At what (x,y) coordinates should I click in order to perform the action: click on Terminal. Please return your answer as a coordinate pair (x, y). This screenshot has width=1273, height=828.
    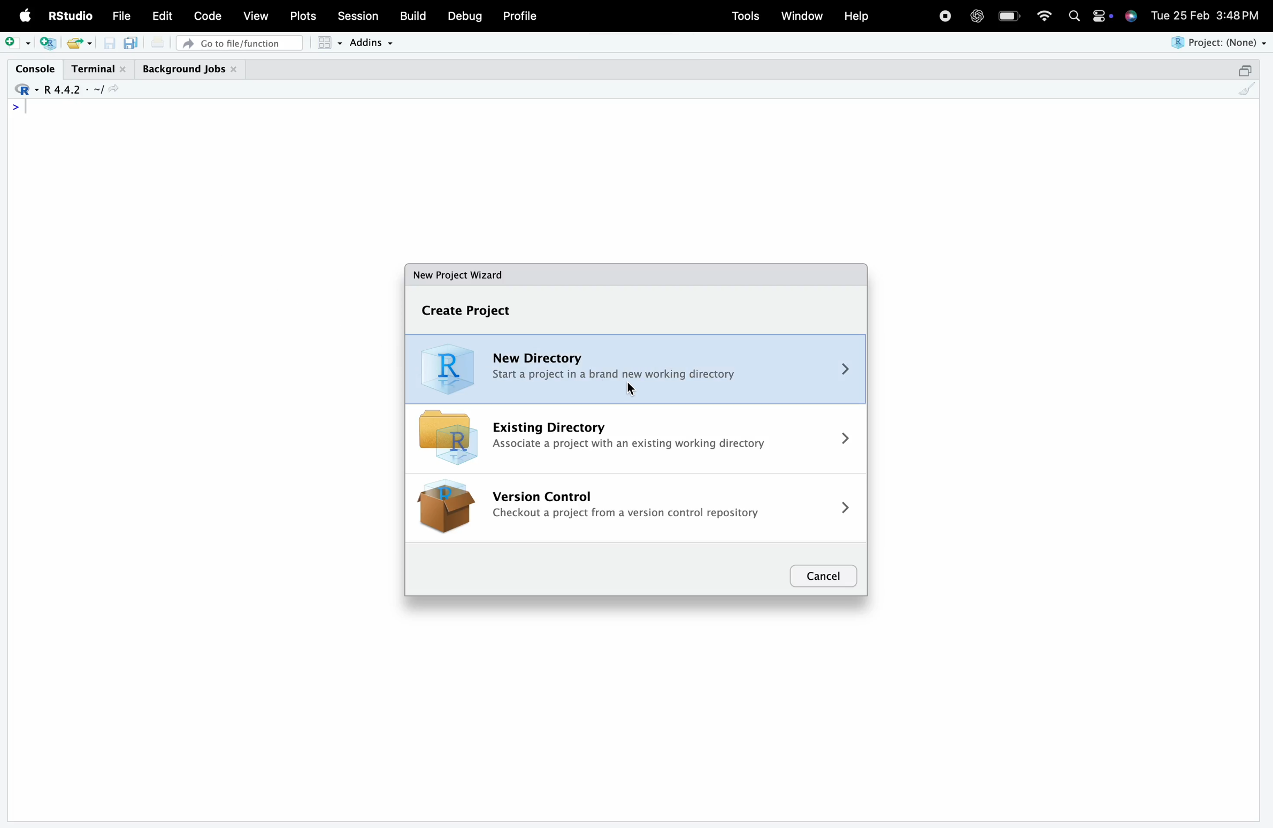
    Looking at the image, I should click on (99, 70).